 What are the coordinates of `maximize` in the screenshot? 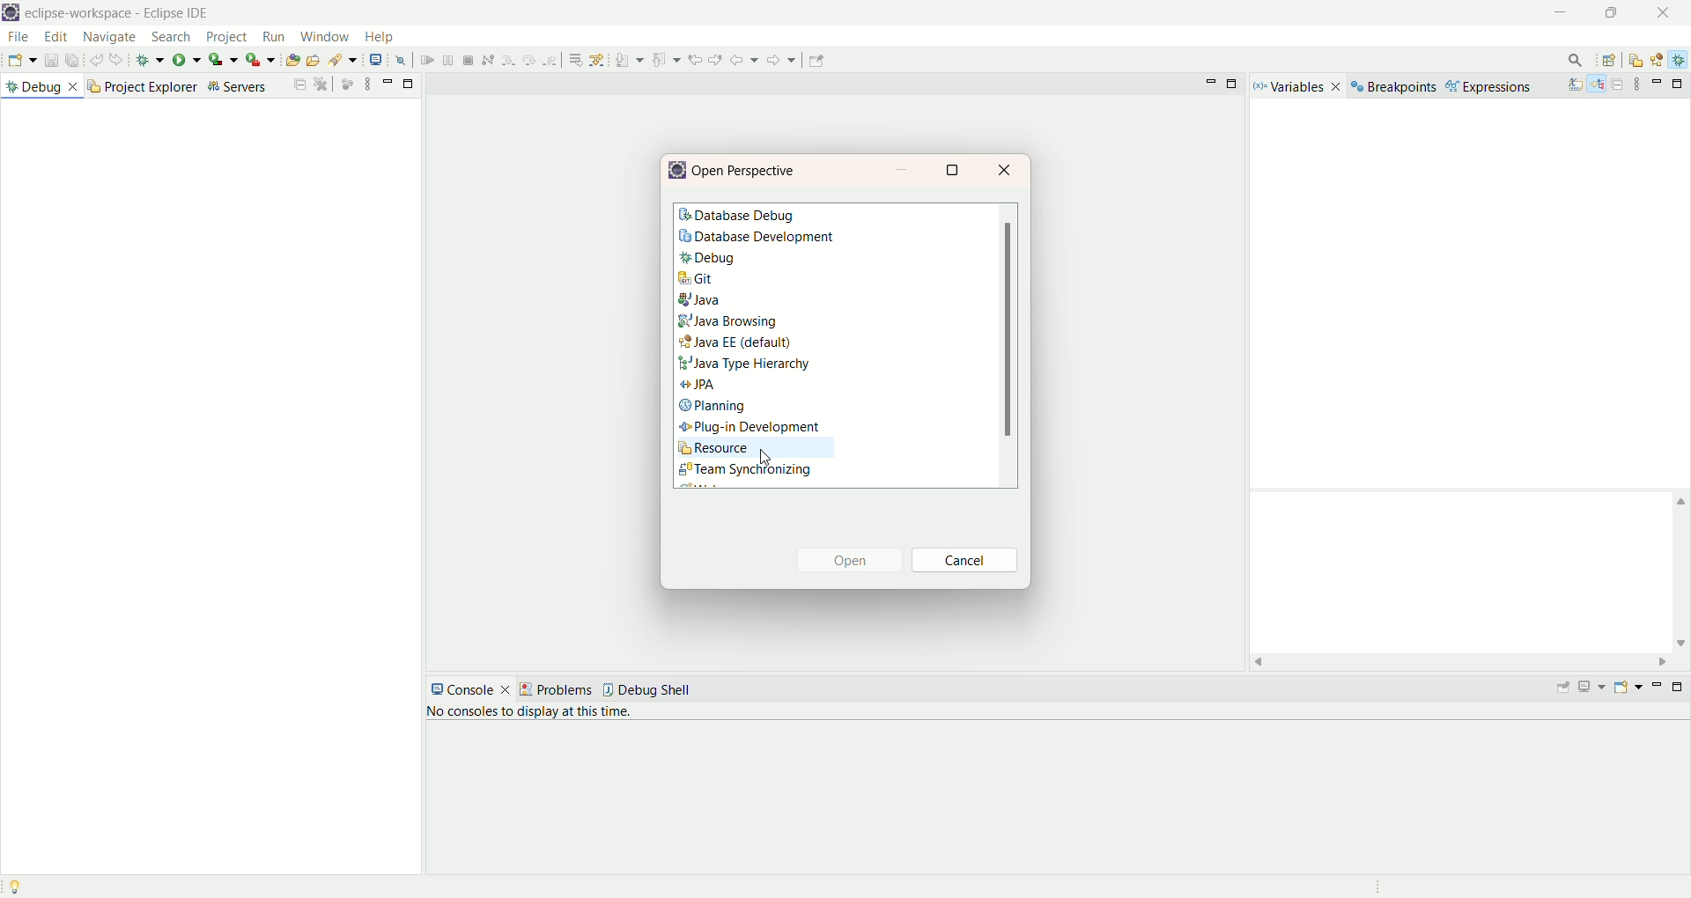 It's located at (1680, 690).